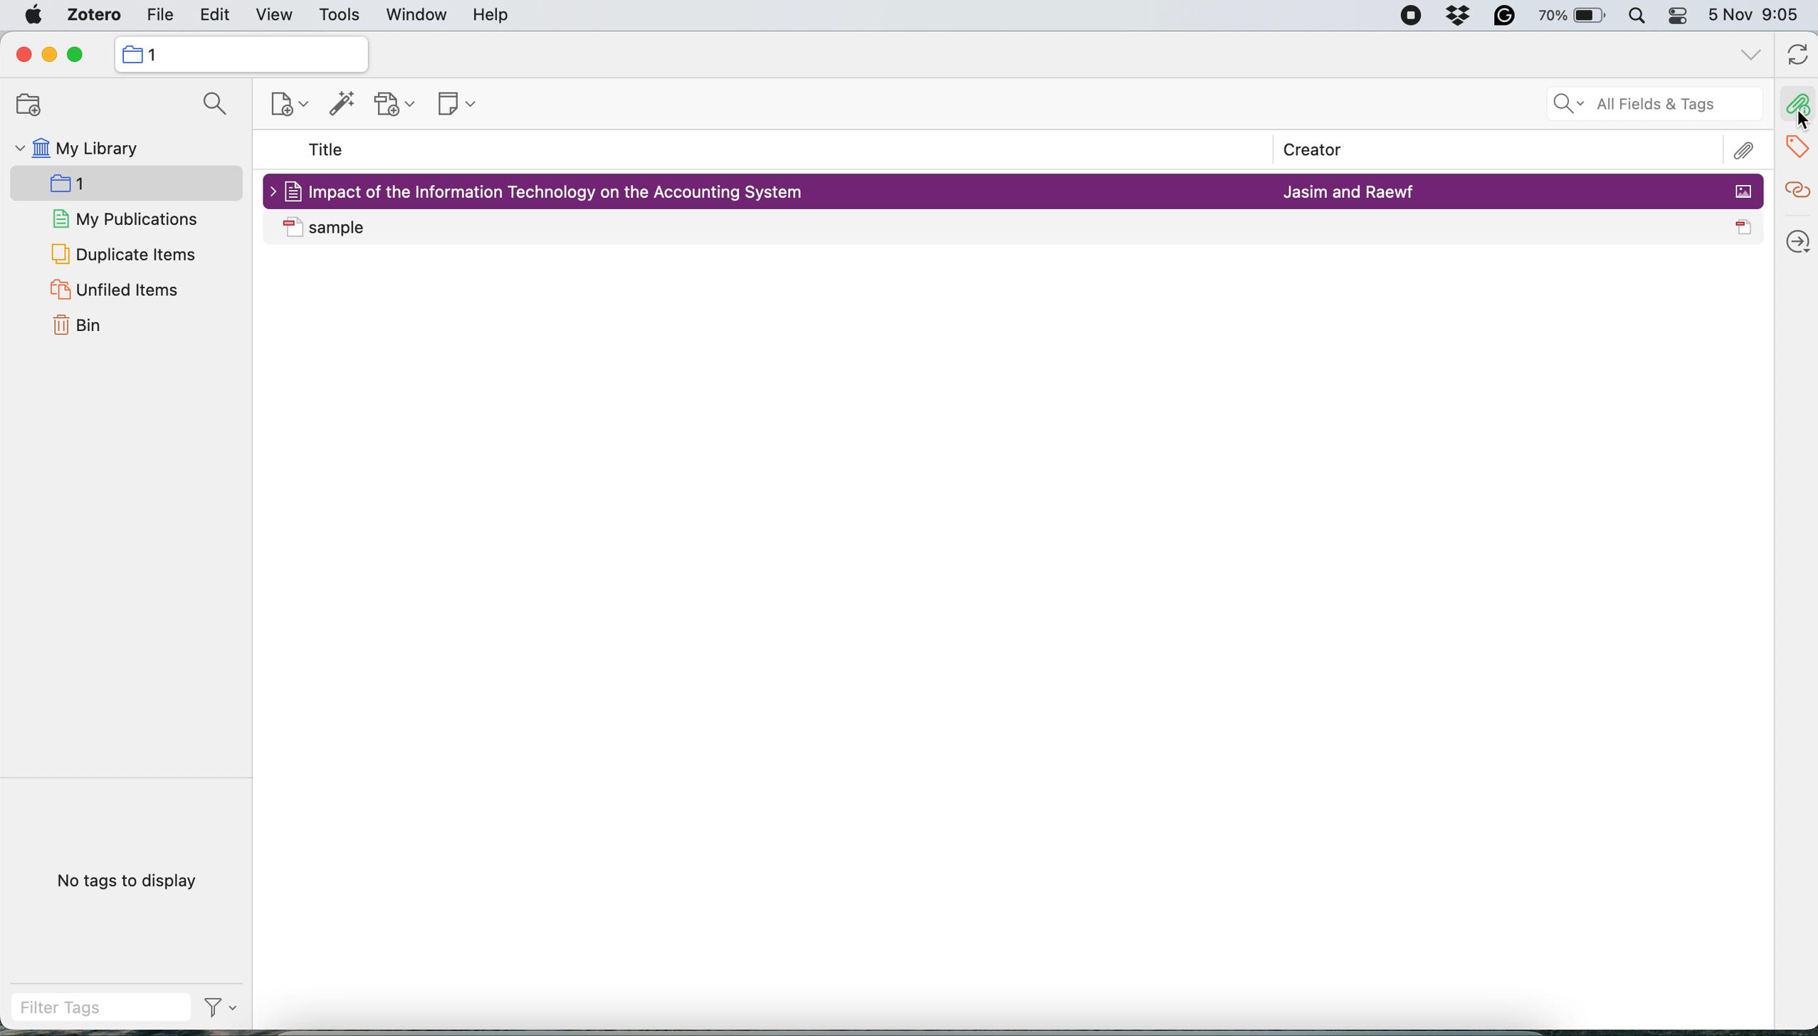 Image resolution: width=1818 pixels, height=1036 pixels. What do you see at coordinates (1678, 18) in the screenshot?
I see `control center` at bounding box center [1678, 18].